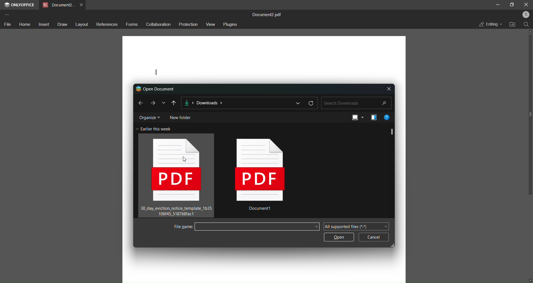 The width and height of the screenshot is (533, 283). I want to click on more, so click(7, 14).